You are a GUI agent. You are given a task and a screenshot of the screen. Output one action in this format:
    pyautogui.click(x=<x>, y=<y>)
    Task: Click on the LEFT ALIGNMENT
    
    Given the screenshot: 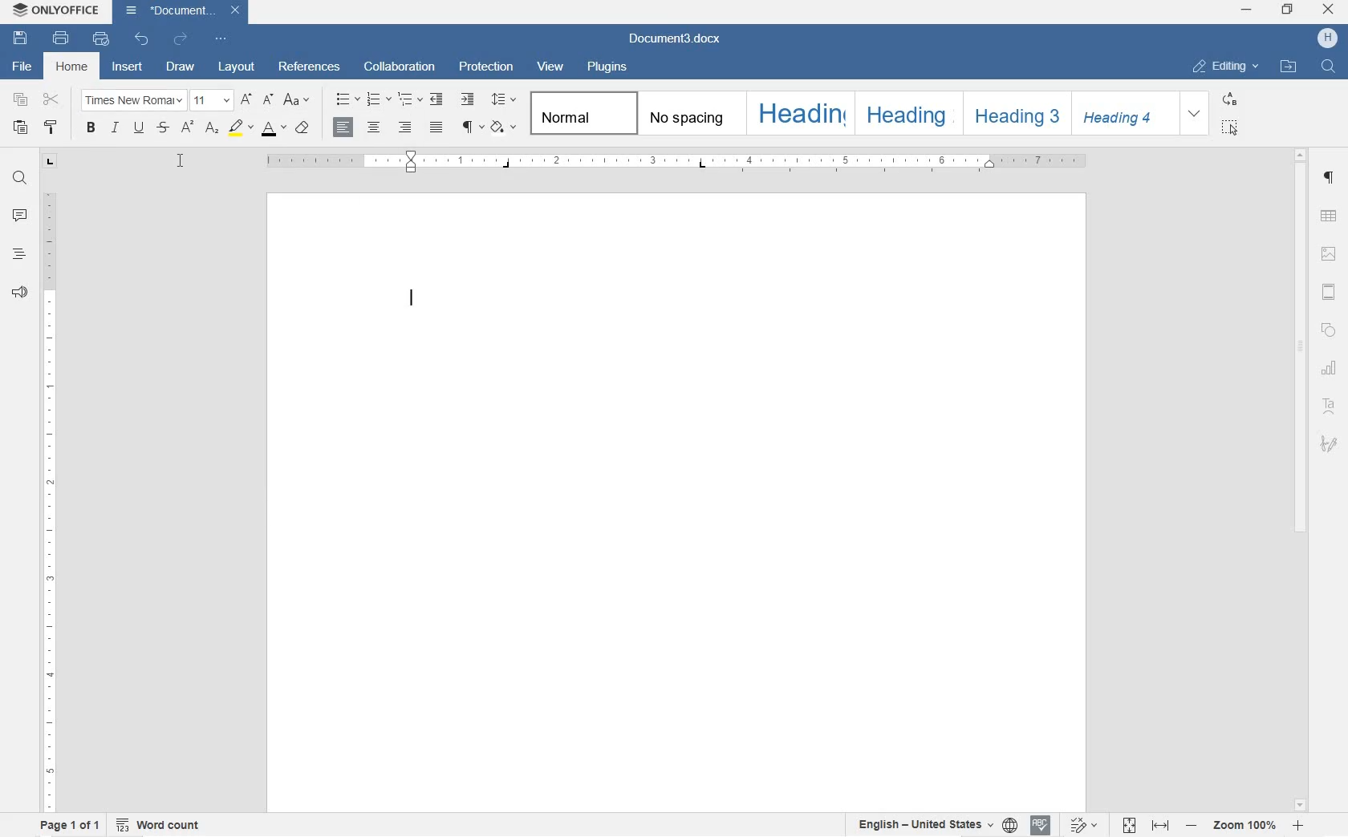 What is the action you would take?
    pyautogui.click(x=343, y=126)
    